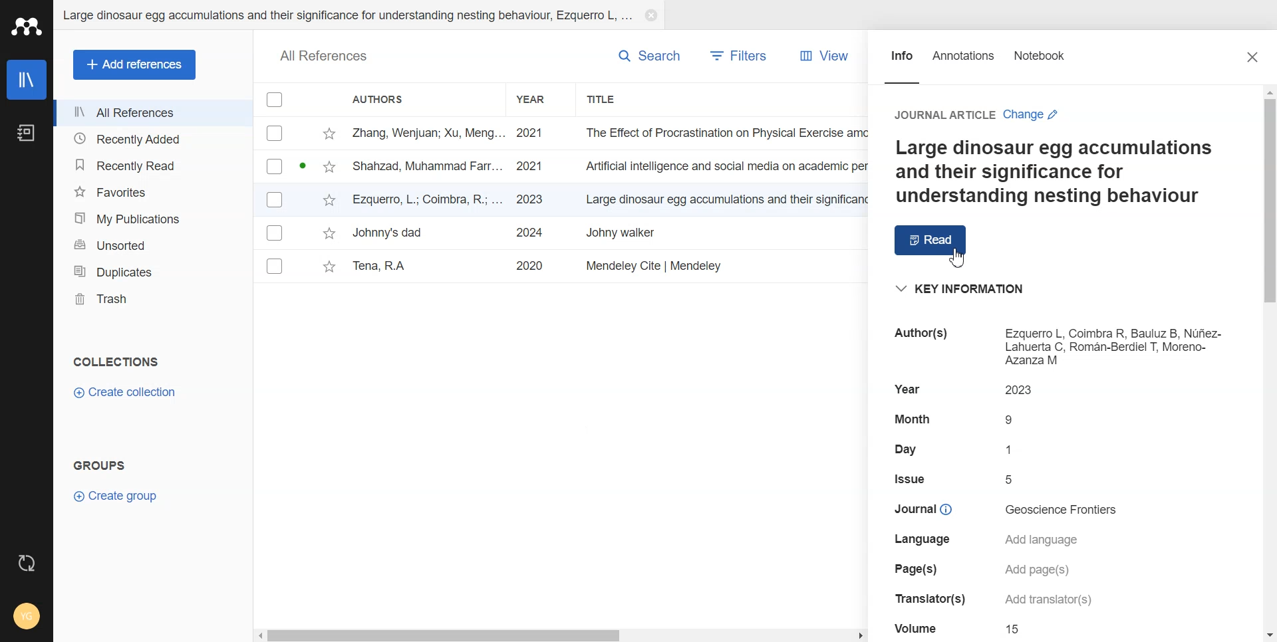  Describe the element at coordinates (135, 64) in the screenshot. I see `Add references` at that location.